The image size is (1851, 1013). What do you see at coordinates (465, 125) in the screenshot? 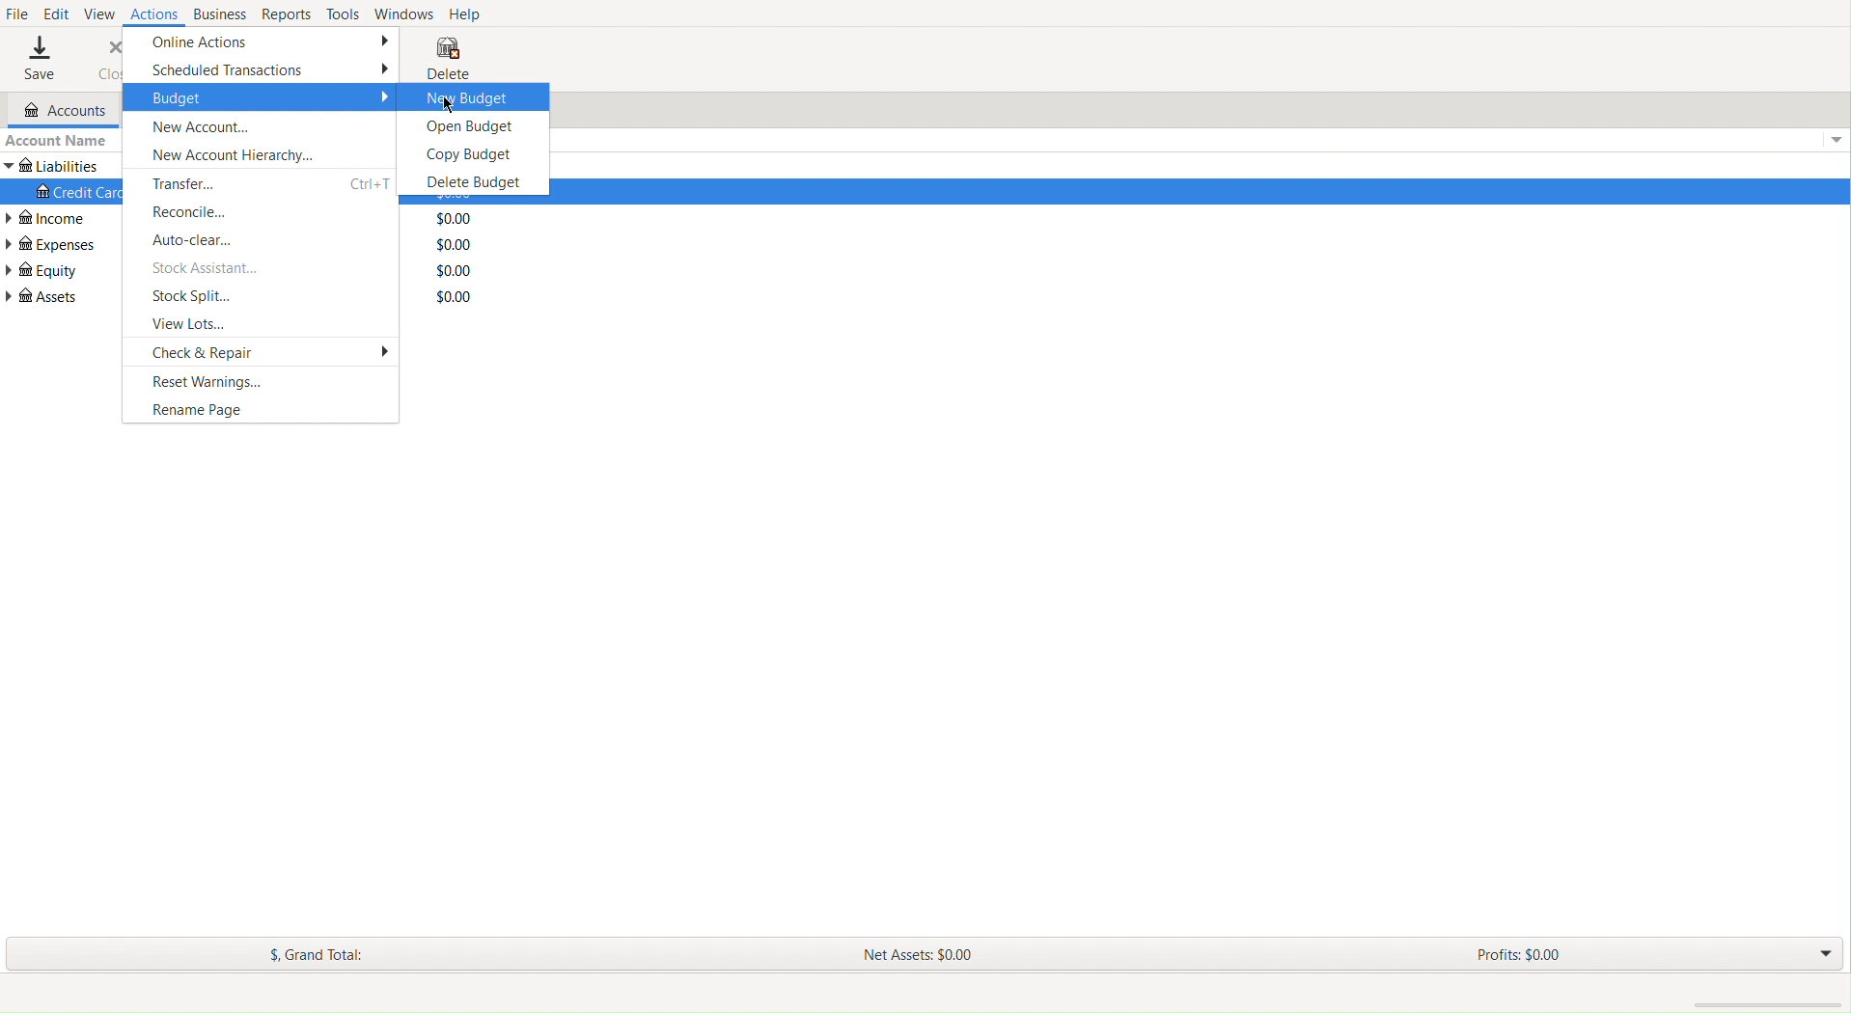
I see `Open Budget` at bounding box center [465, 125].